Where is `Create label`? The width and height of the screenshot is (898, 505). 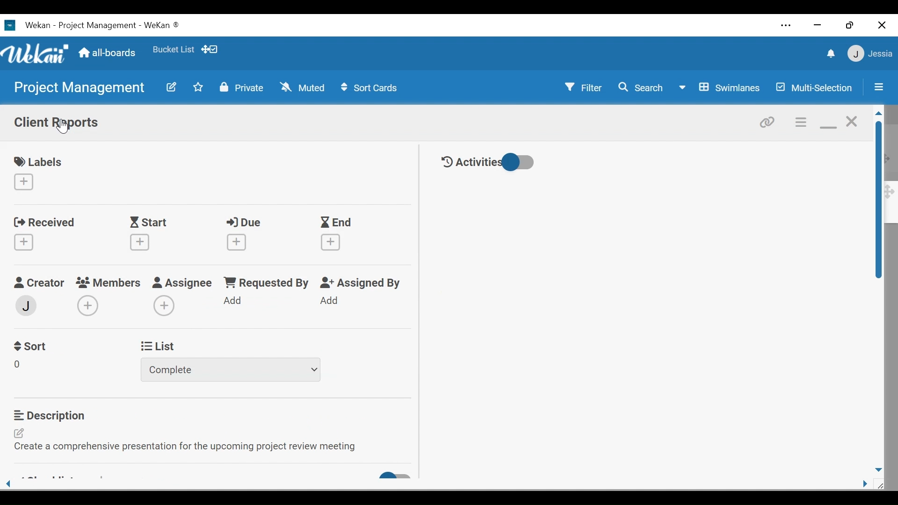 Create label is located at coordinates (24, 182).